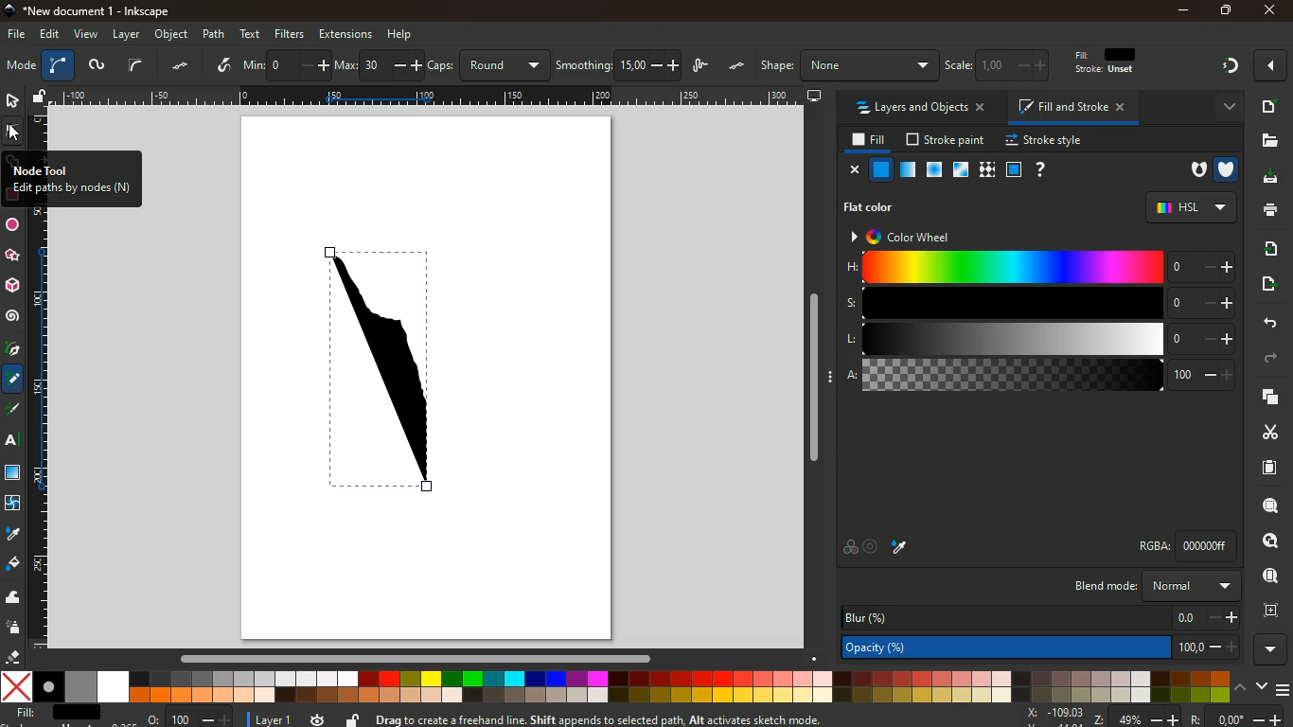 The height and width of the screenshot is (727, 1293). What do you see at coordinates (1229, 168) in the screenshot?
I see `shield` at bounding box center [1229, 168].